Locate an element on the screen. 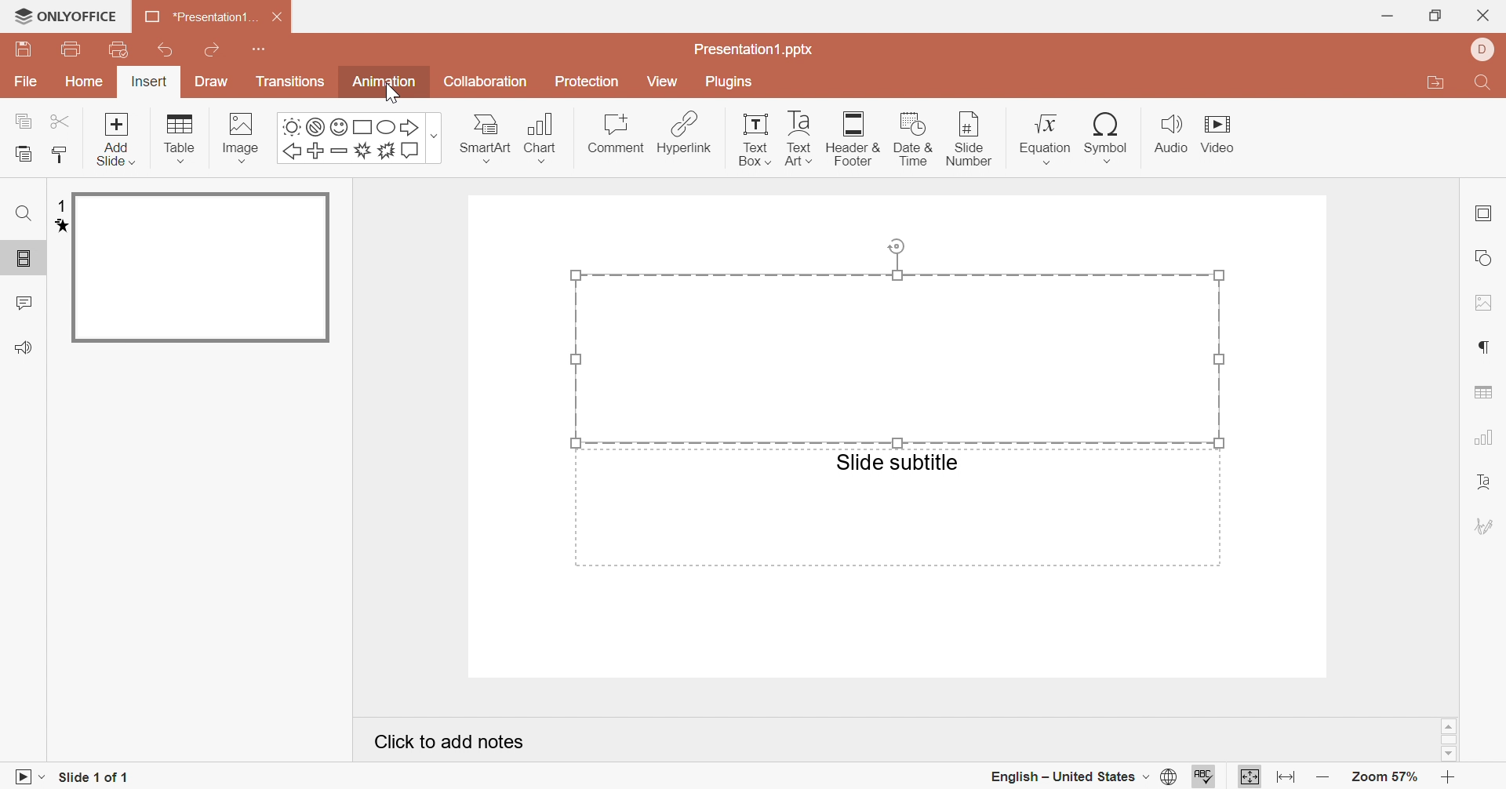 The width and height of the screenshot is (1506, 789). *presentation1... is located at coordinates (198, 16).